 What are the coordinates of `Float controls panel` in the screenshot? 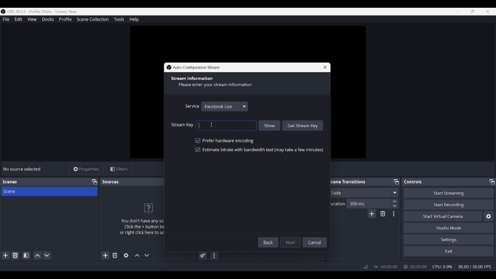 It's located at (492, 182).